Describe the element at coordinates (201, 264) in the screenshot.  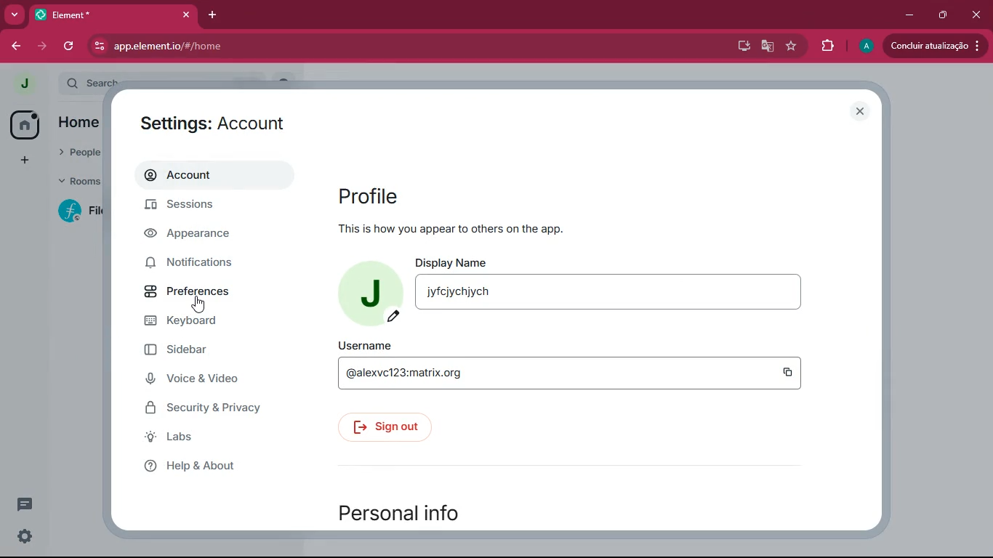
I see `notifications` at that location.